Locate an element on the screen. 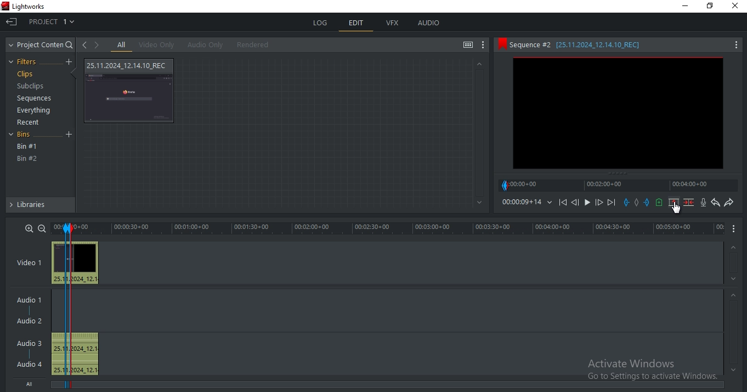  bin #2 is located at coordinates (27, 159).